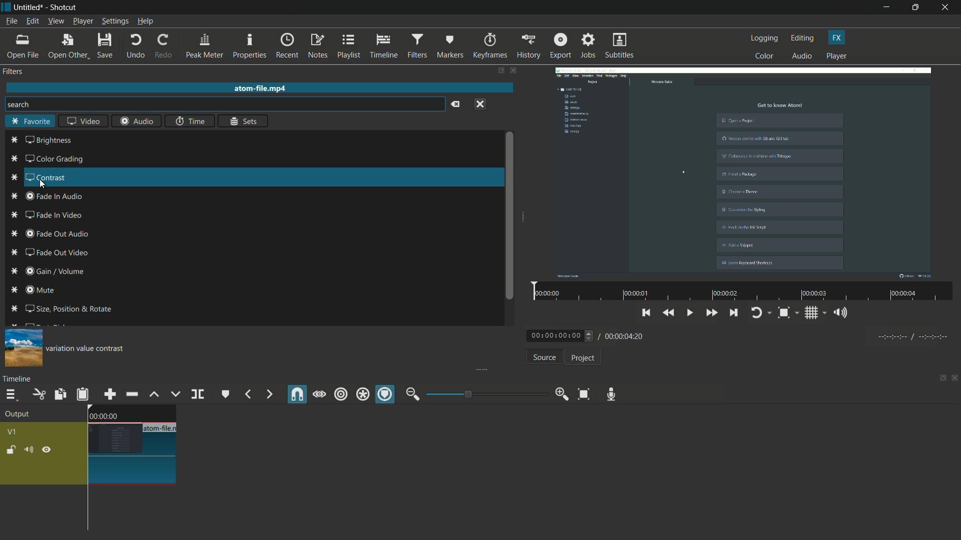 Image resolution: width=961 pixels, height=540 pixels. What do you see at coordinates (917, 7) in the screenshot?
I see `maximize` at bounding box center [917, 7].